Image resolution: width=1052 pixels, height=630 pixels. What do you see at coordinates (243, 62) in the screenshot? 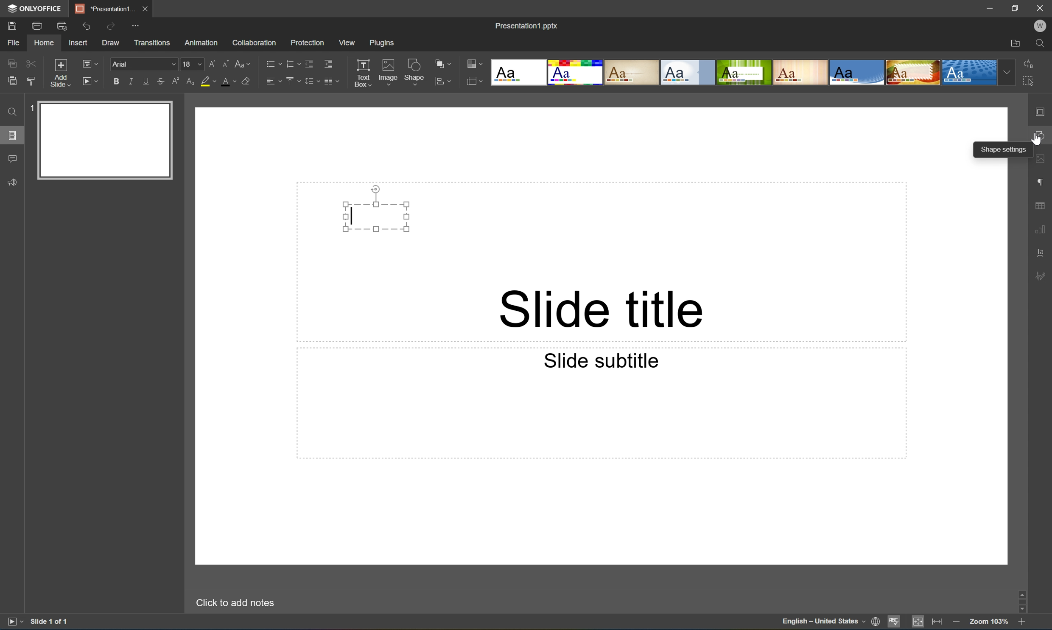
I see `Change case` at bounding box center [243, 62].